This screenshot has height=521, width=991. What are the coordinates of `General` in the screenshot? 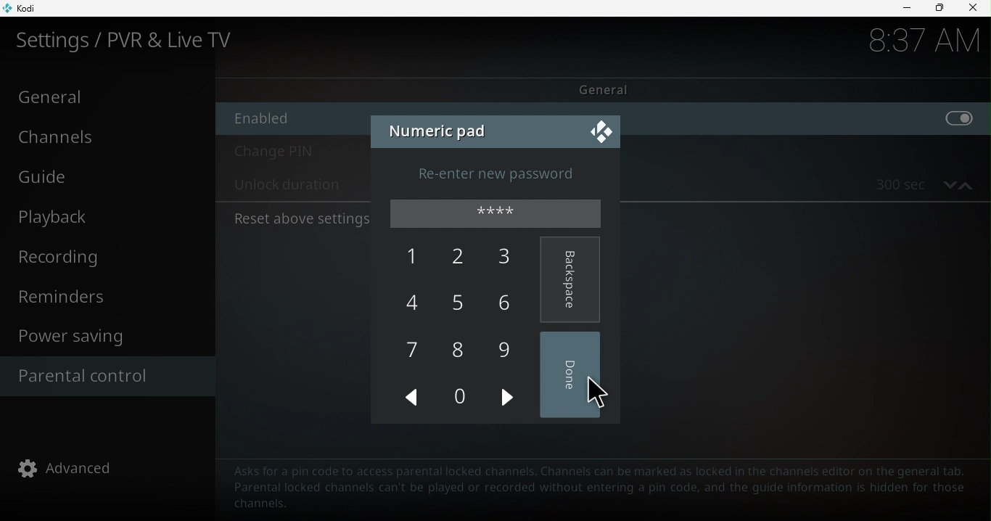 It's located at (105, 97).